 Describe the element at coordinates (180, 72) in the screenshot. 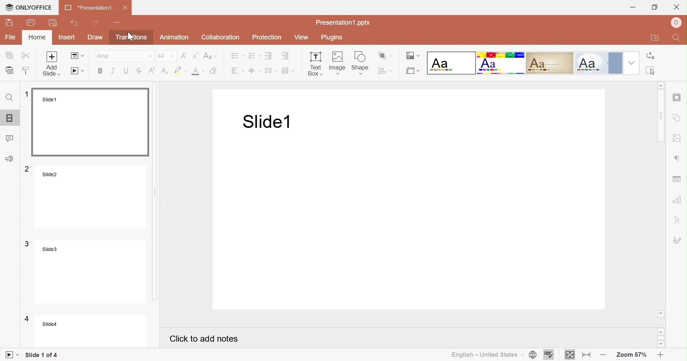

I see `Highlight color` at that location.